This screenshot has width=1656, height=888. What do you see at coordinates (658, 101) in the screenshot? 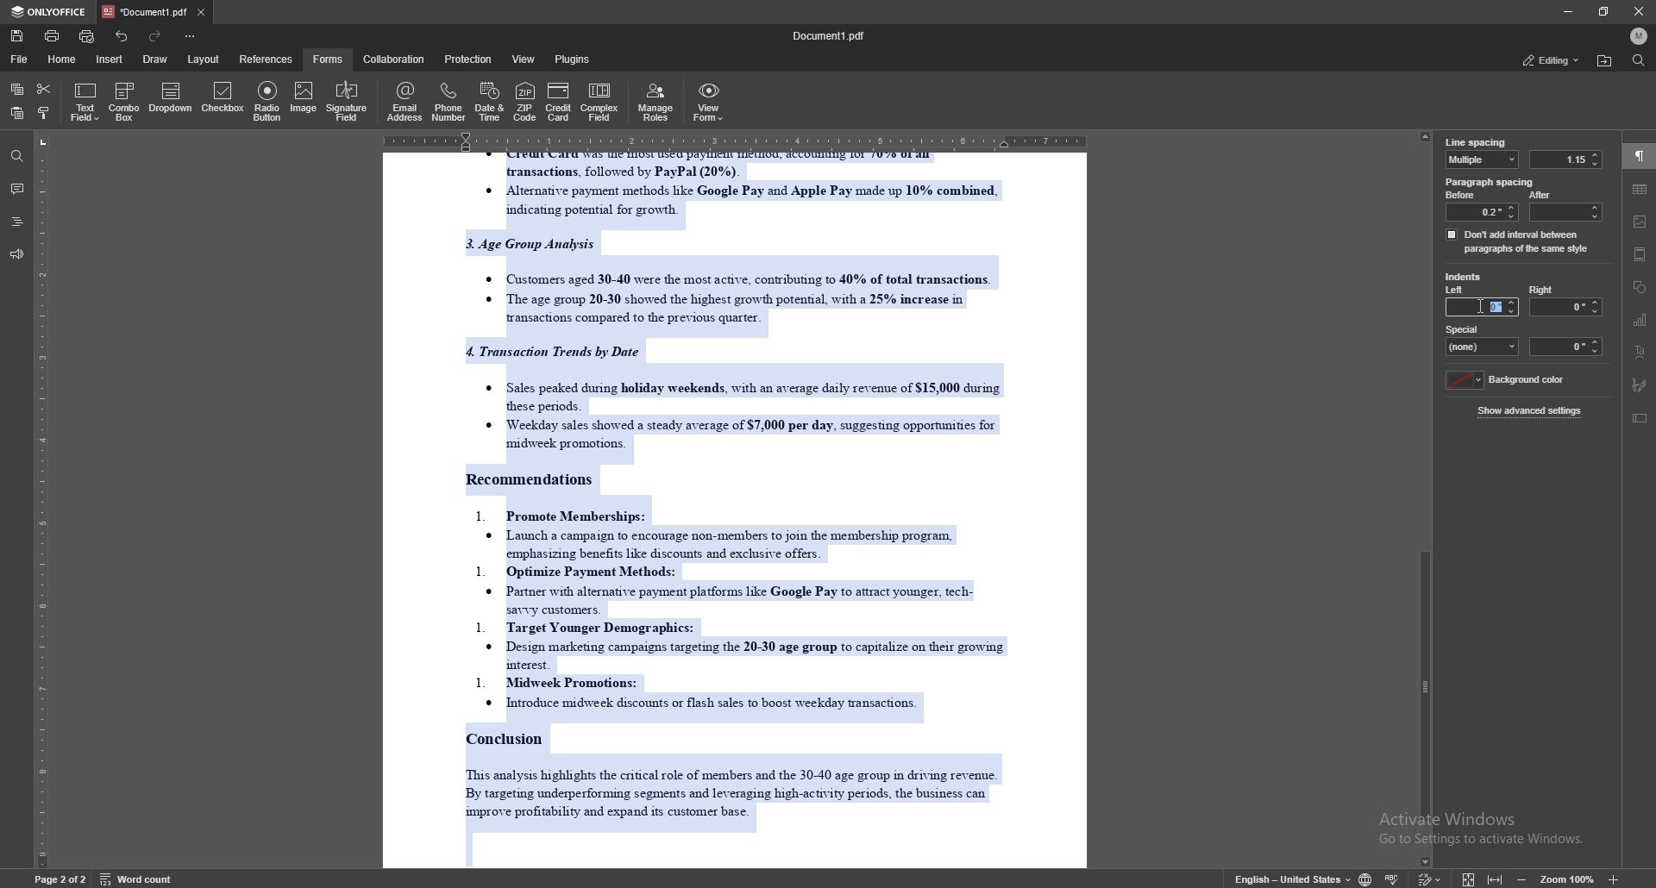
I see `manage roles` at bounding box center [658, 101].